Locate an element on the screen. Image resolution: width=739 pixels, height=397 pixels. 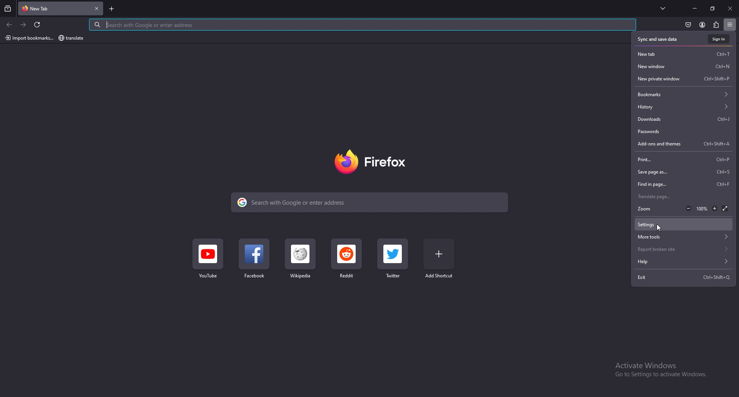
print is located at coordinates (685, 159).